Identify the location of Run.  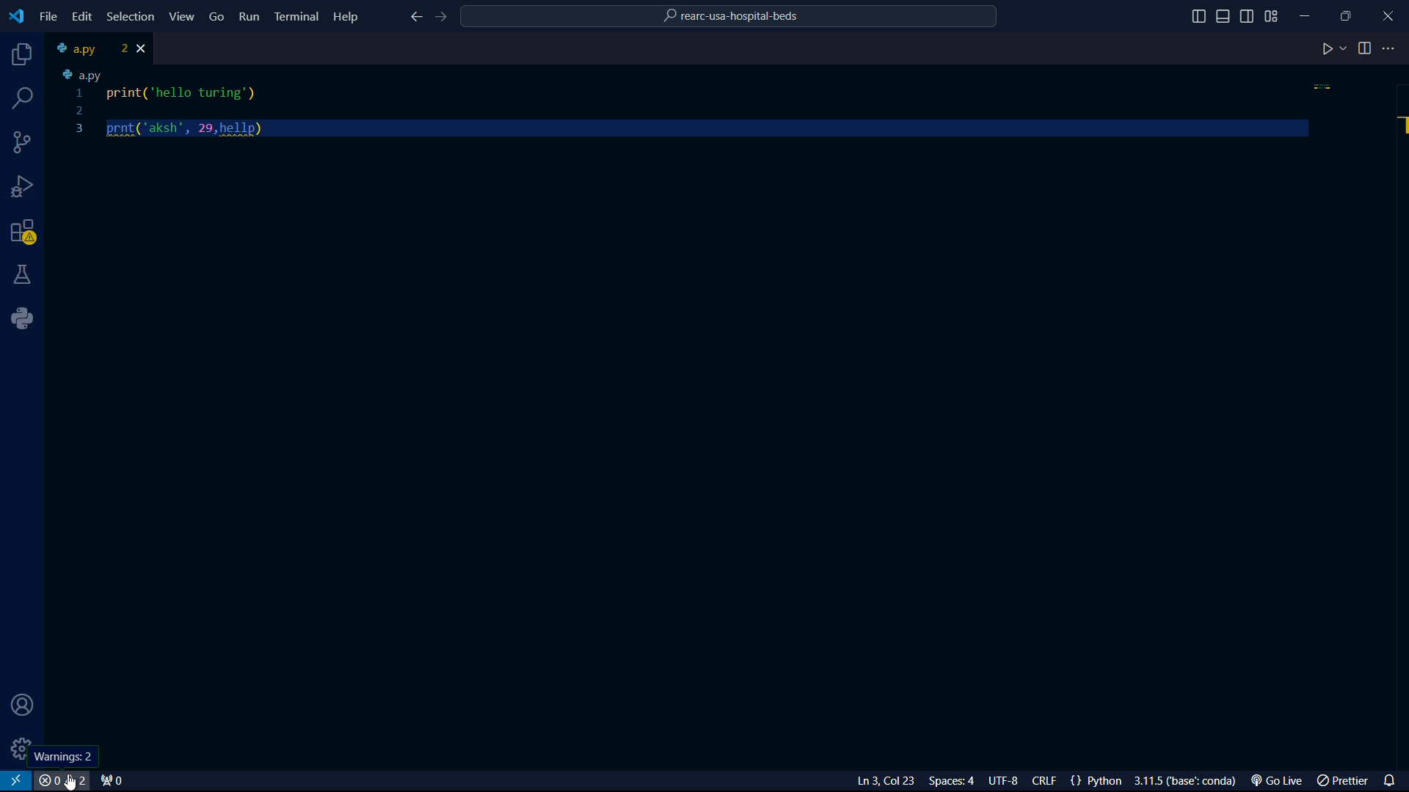
(250, 19).